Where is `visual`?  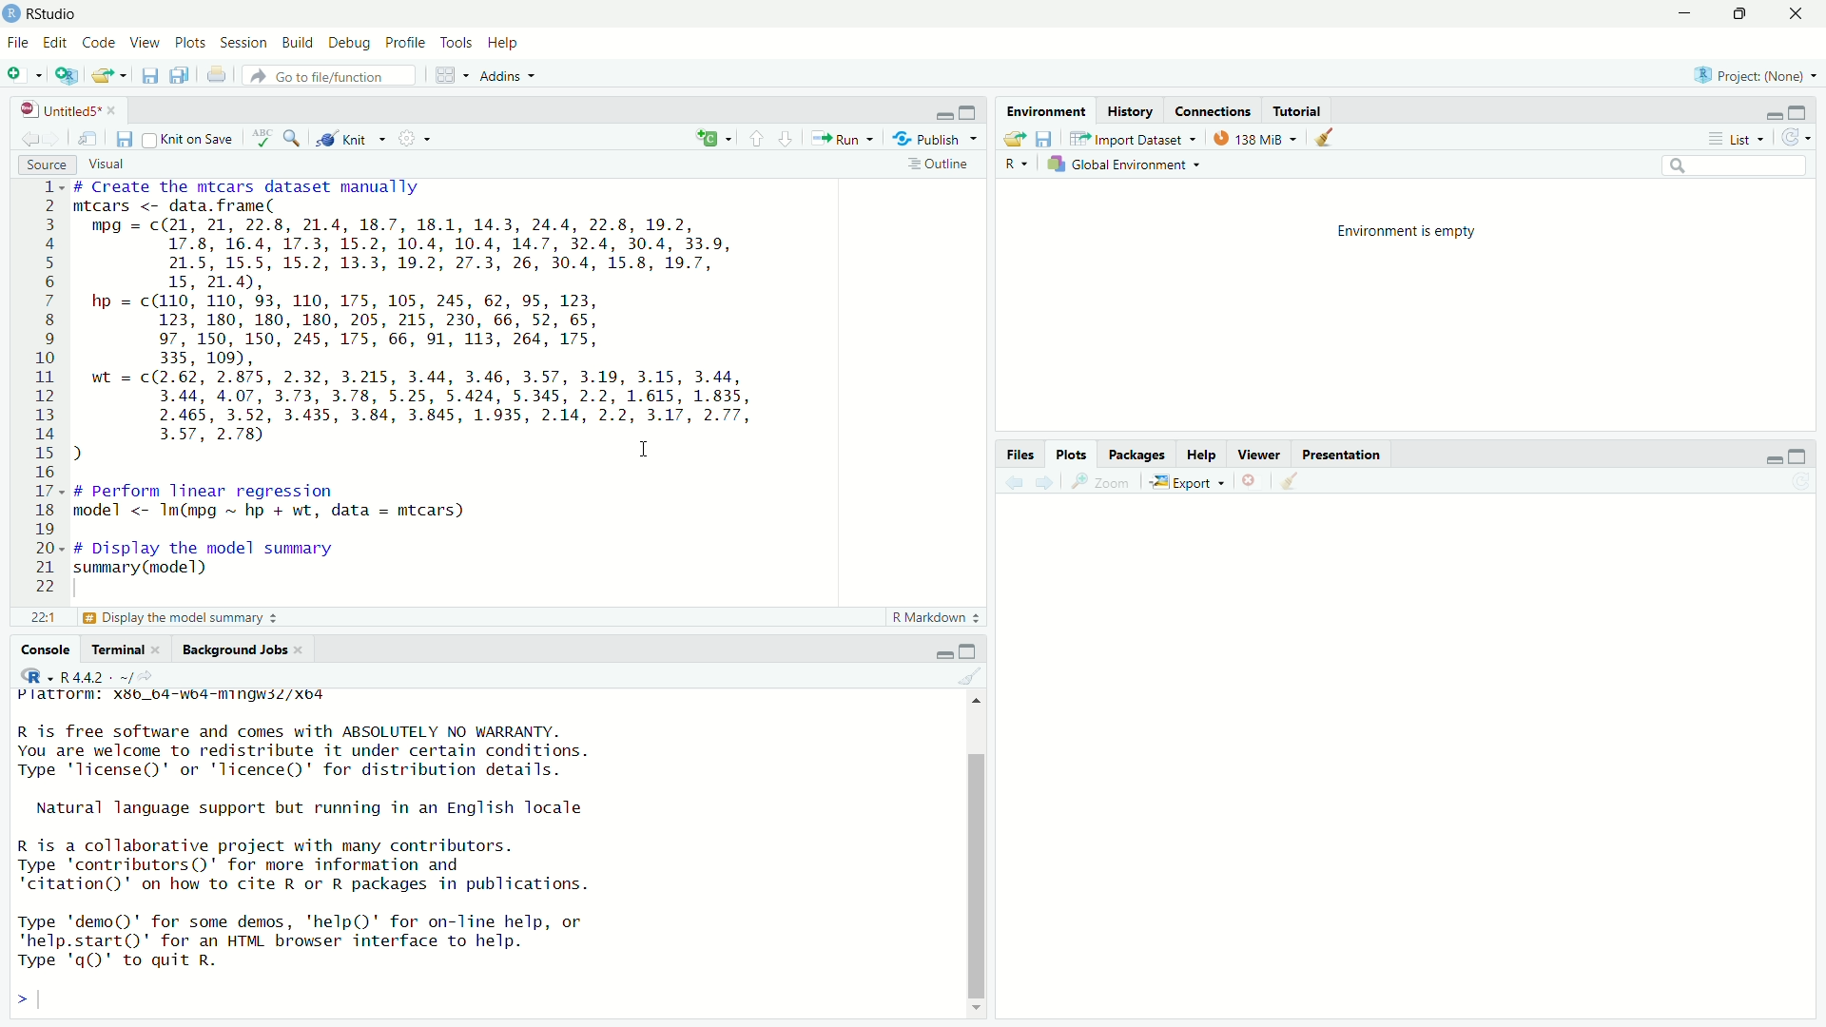
visual is located at coordinates (107, 163).